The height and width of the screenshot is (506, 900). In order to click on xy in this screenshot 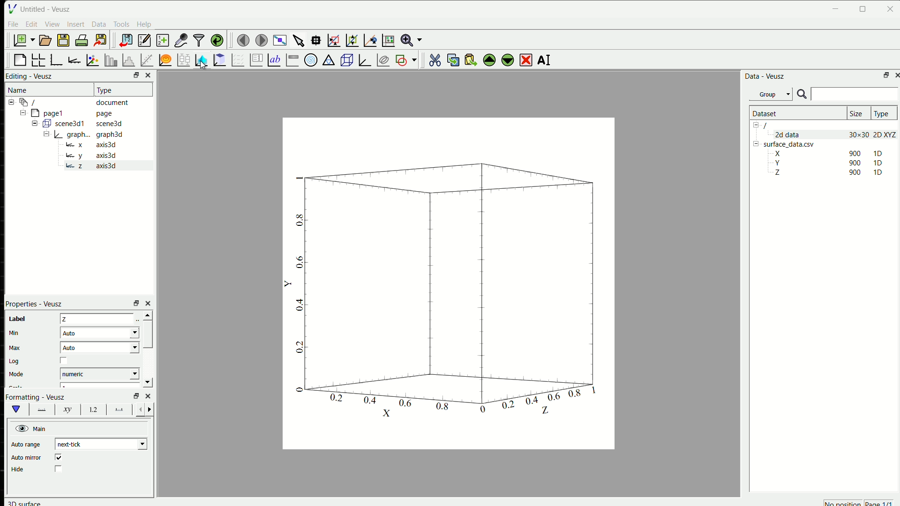, I will do `click(67, 409)`.